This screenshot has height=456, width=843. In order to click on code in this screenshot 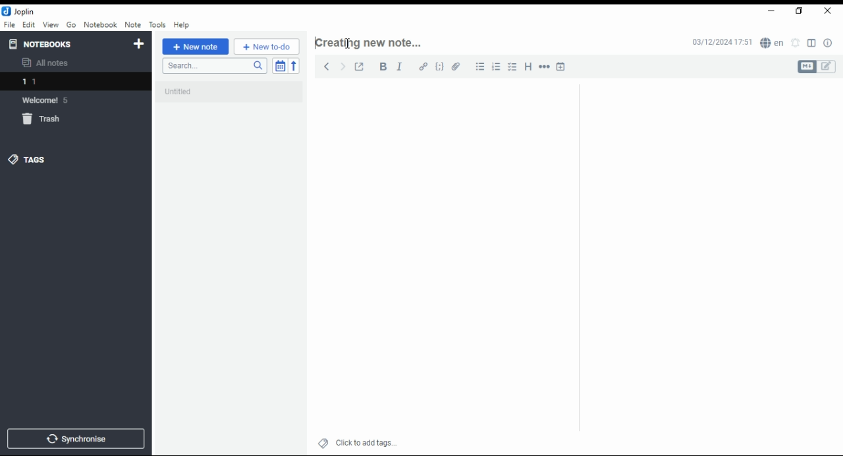, I will do `click(441, 68)`.